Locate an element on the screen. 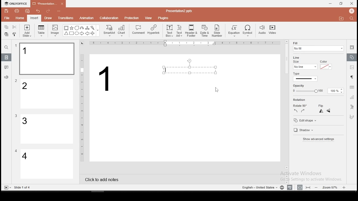 The width and height of the screenshot is (358, 201). U Arrow is located at coordinates (82, 28).